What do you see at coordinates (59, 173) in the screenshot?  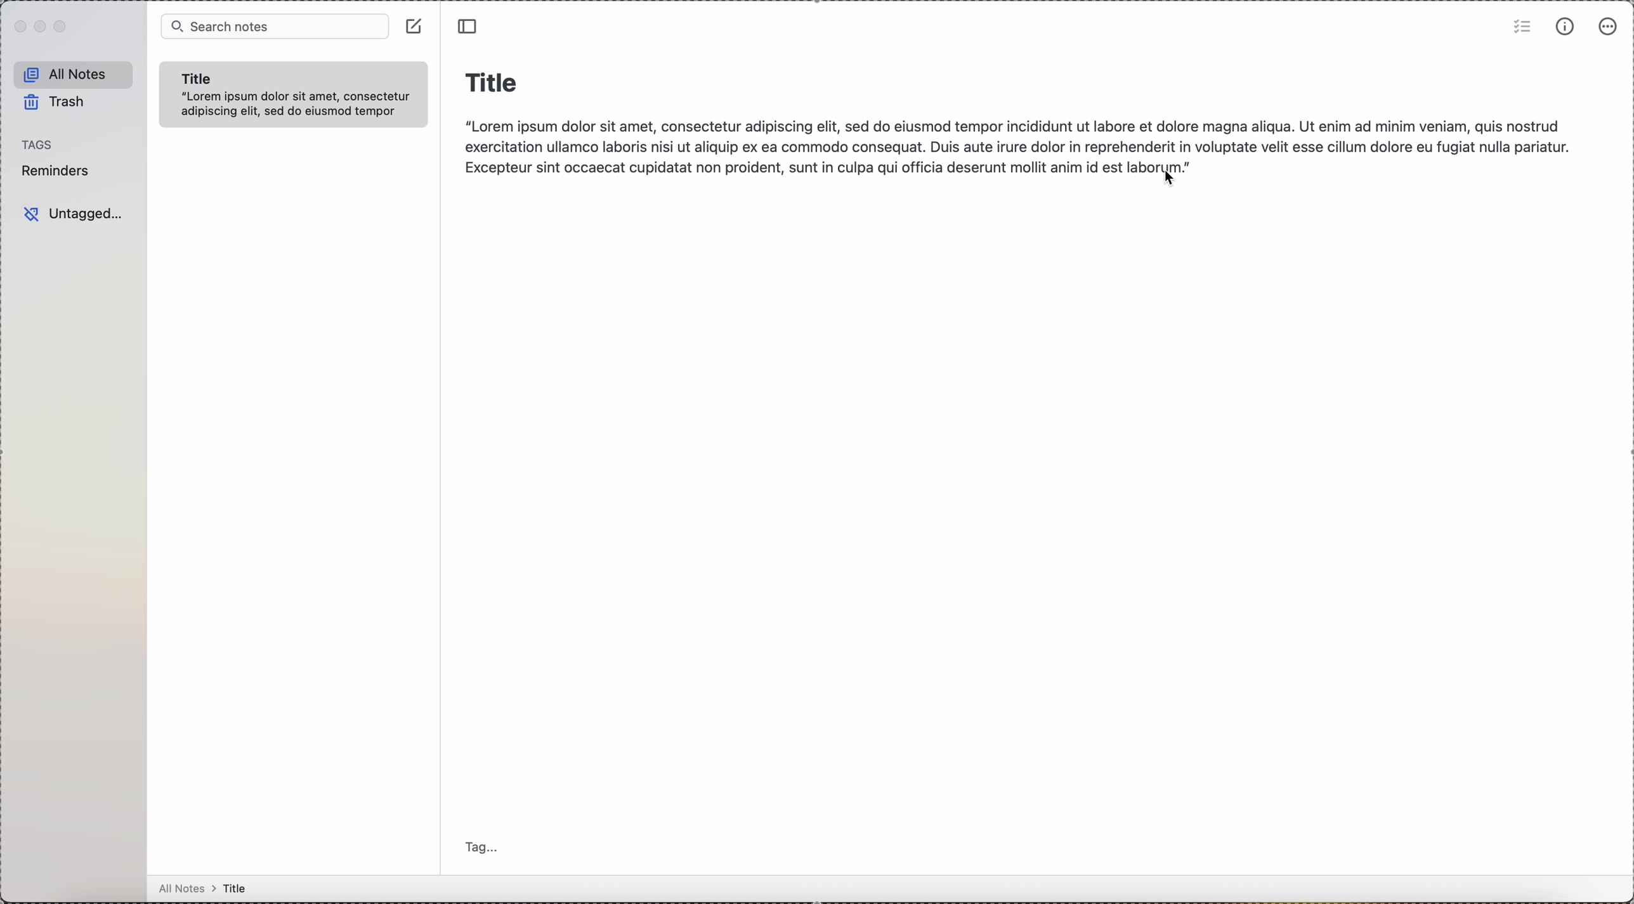 I see `reminders` at bounding box center [59, 173].